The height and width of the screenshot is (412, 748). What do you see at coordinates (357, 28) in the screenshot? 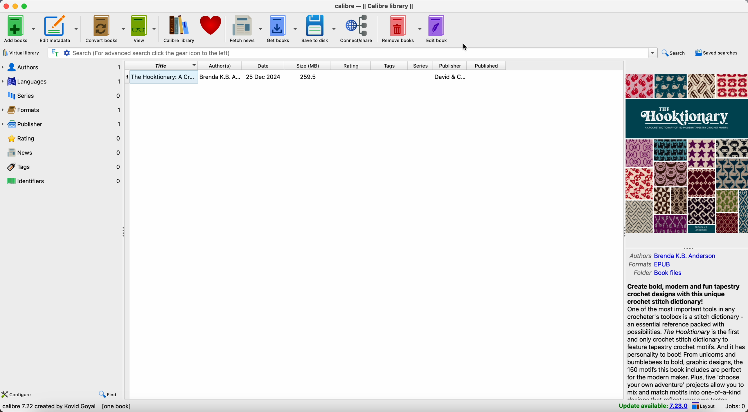
I see `connect/share` at bounding box center [357, 28].